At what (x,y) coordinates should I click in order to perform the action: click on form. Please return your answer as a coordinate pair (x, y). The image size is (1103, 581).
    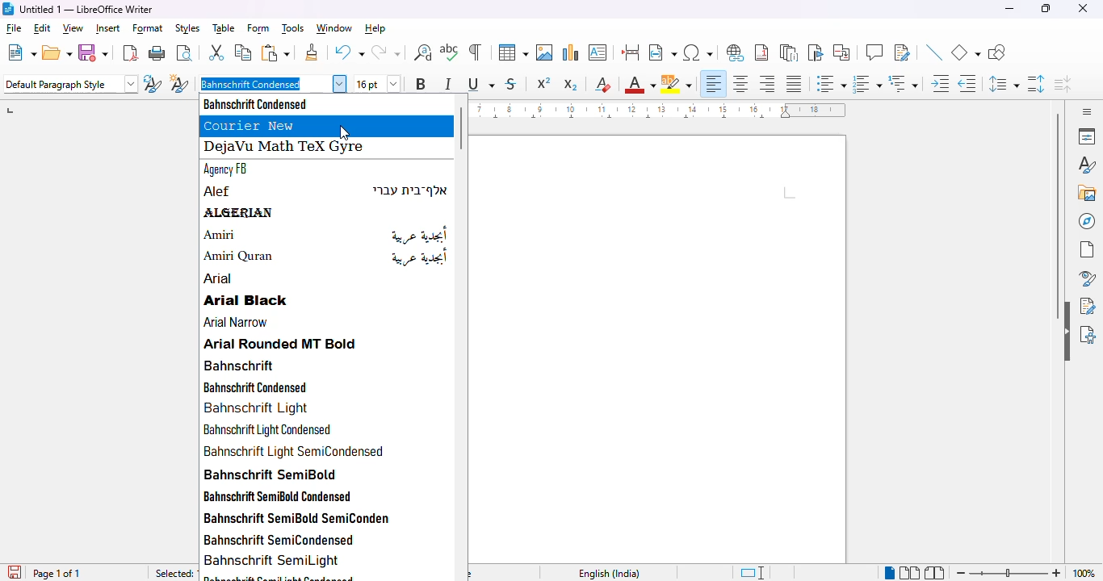
    Looking at the image, I should click on (259, 29).